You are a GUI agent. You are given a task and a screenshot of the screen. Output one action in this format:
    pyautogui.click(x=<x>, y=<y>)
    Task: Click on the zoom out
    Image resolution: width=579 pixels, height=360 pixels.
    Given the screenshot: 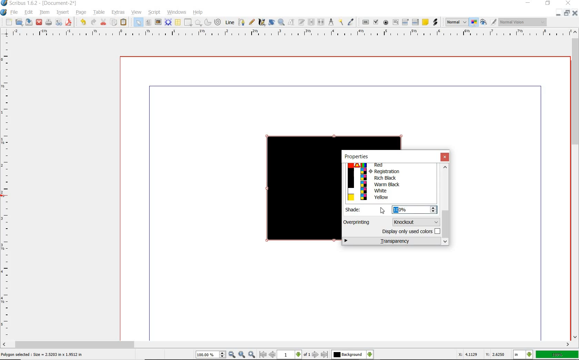 What is the action you would take?
    pyautogui.click(x=232, y=354)
    